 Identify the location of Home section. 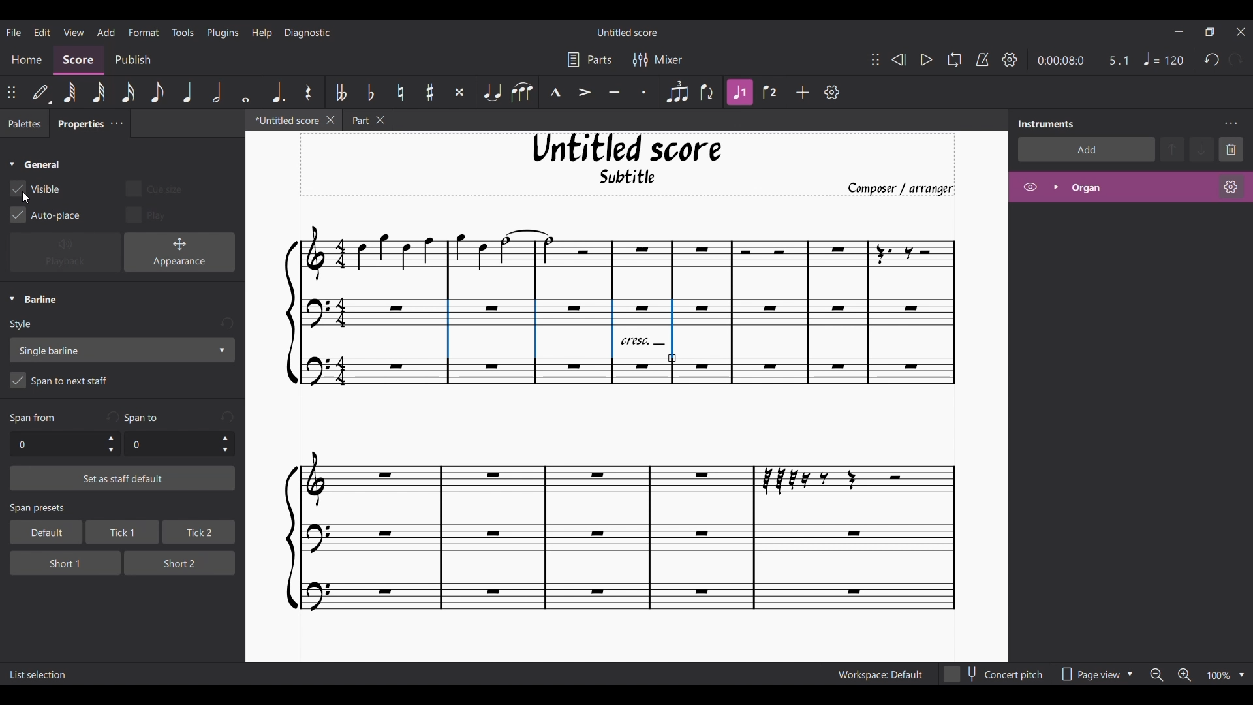
(27, 59).